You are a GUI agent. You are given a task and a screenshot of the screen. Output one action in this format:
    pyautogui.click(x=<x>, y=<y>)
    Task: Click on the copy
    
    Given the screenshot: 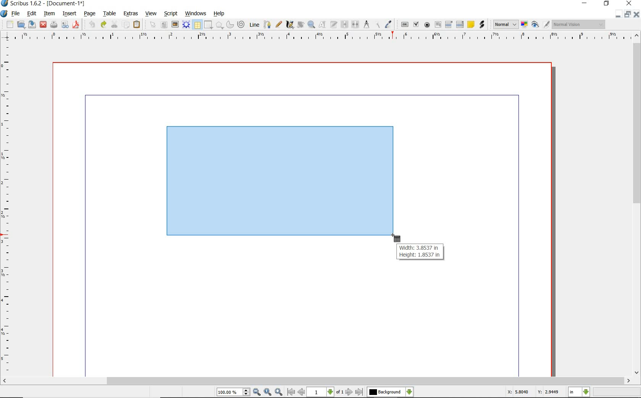 What is the action you would take?
    pyautogui.click(x=126, y=25)
    